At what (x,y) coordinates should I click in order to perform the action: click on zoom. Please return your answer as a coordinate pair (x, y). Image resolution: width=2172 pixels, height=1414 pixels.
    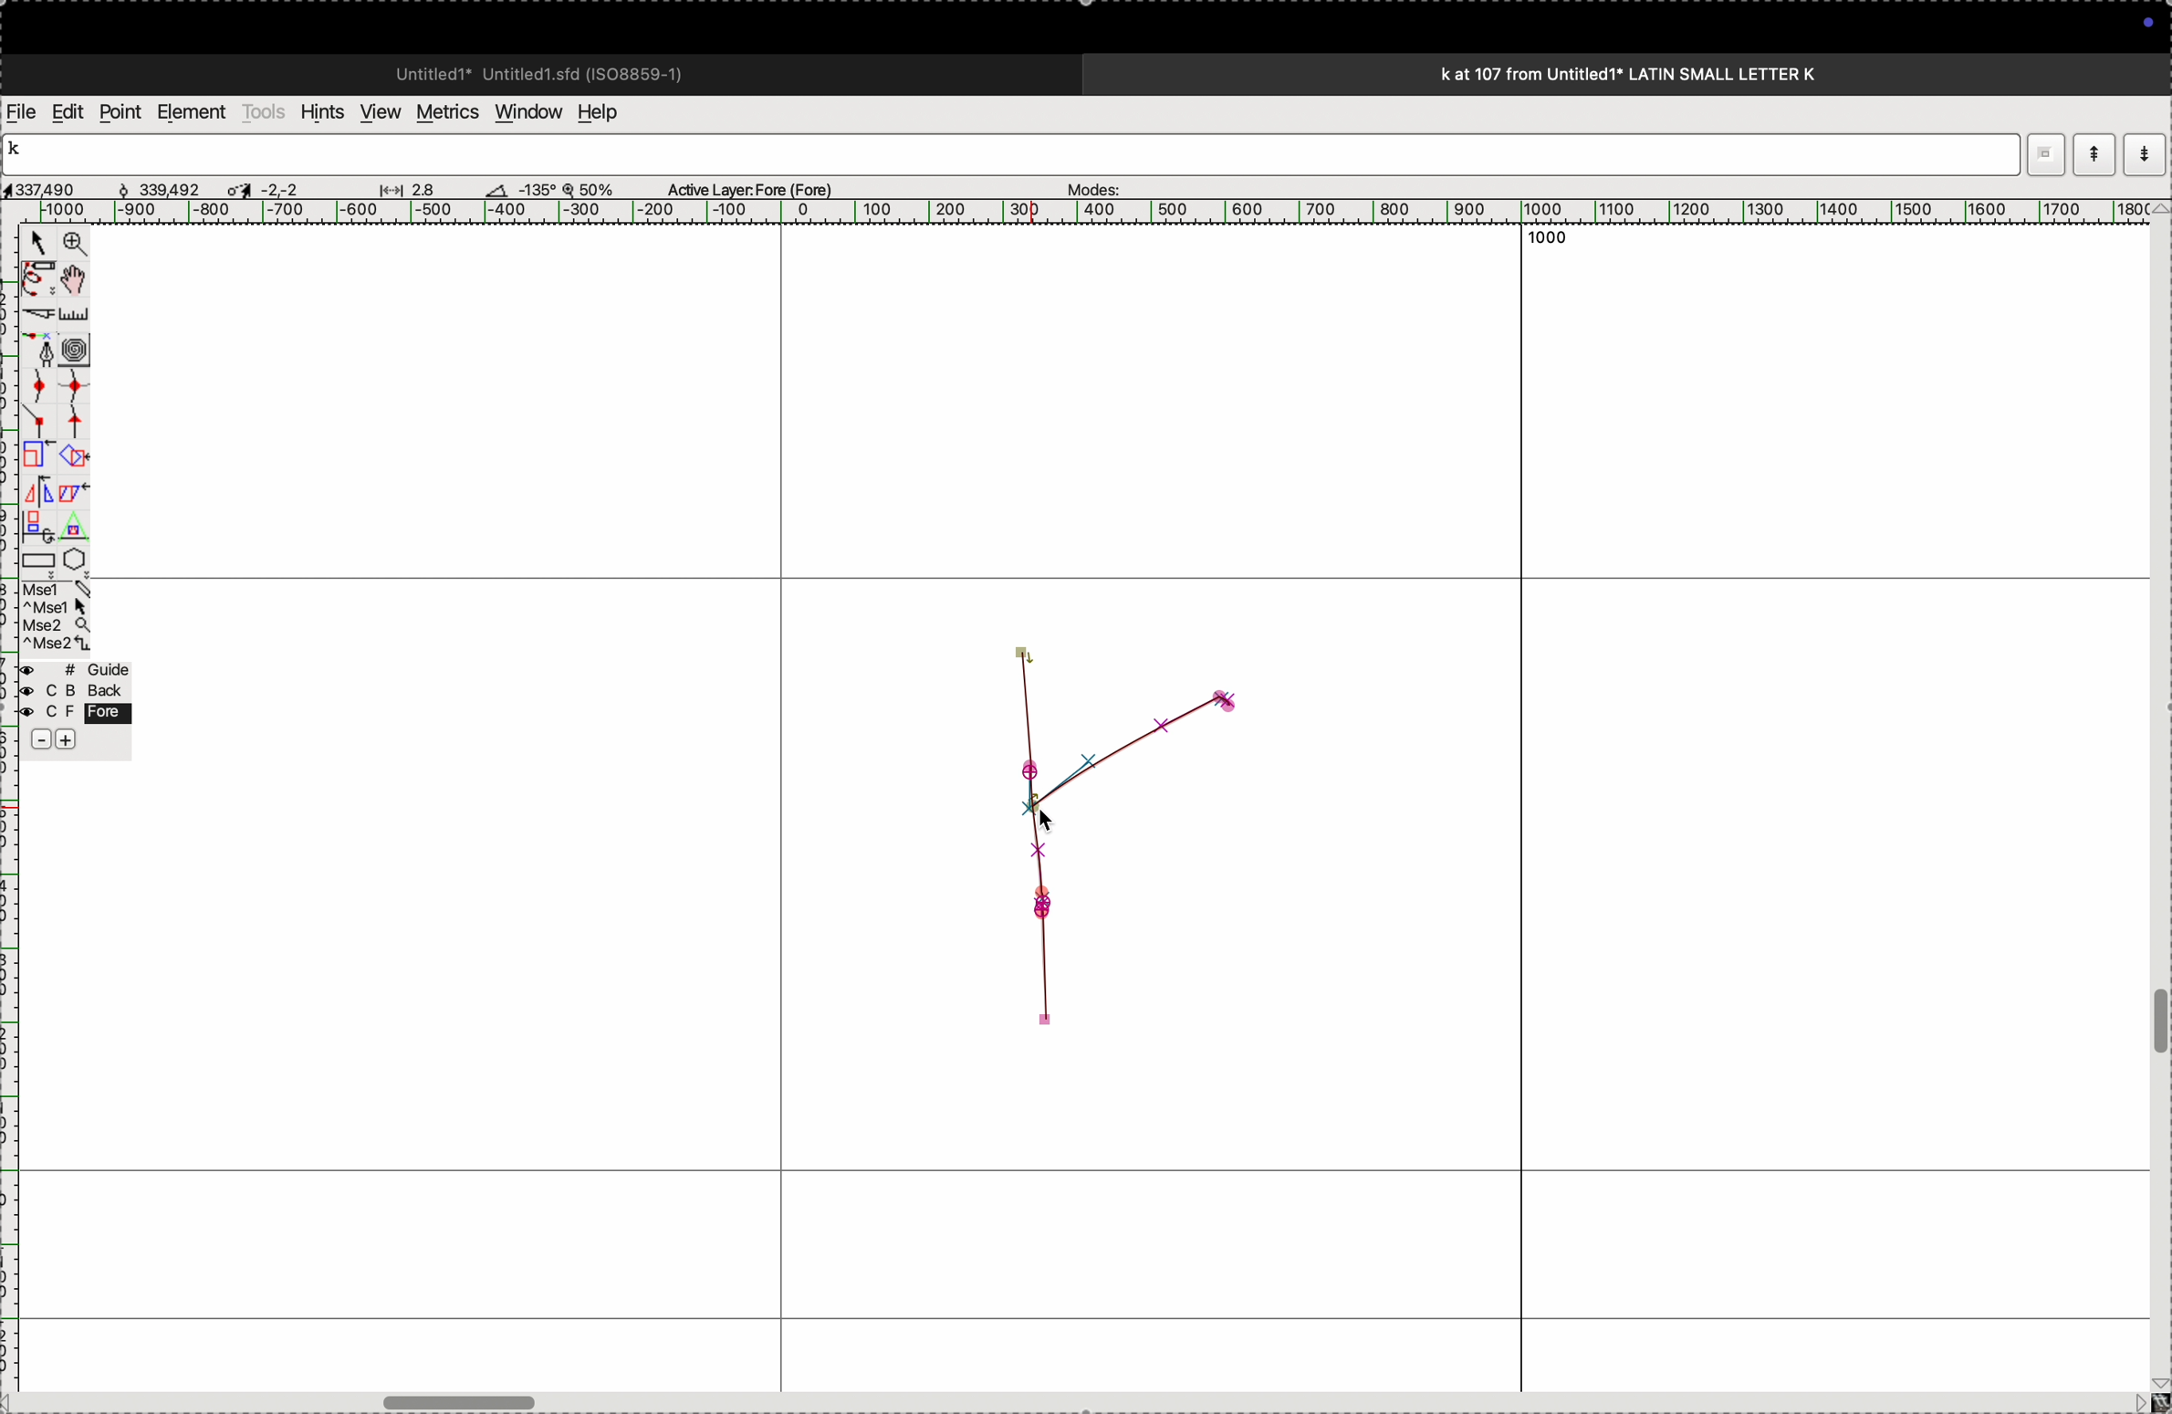
    Looking at the image, I should click on (597, 188).